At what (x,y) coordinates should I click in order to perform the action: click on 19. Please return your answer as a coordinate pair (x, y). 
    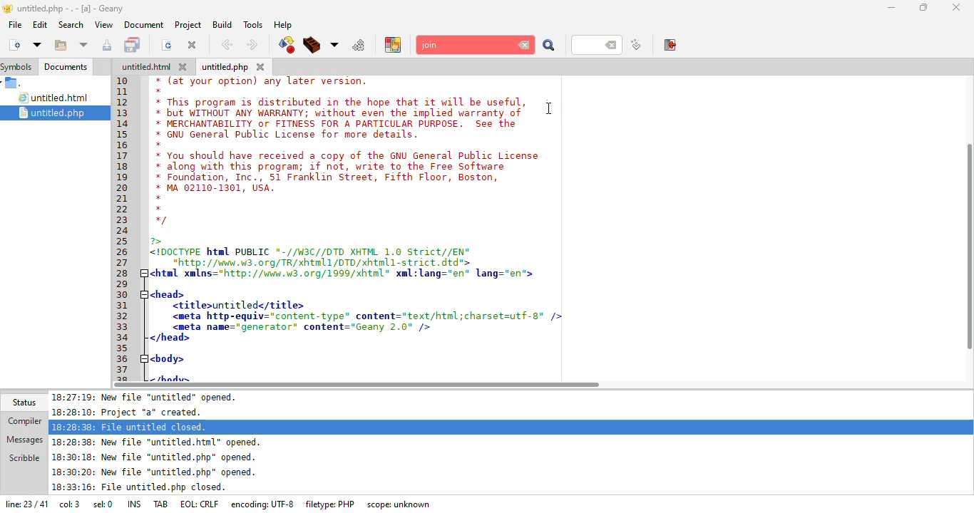
    Looking at the image, I should click on (124, 176).